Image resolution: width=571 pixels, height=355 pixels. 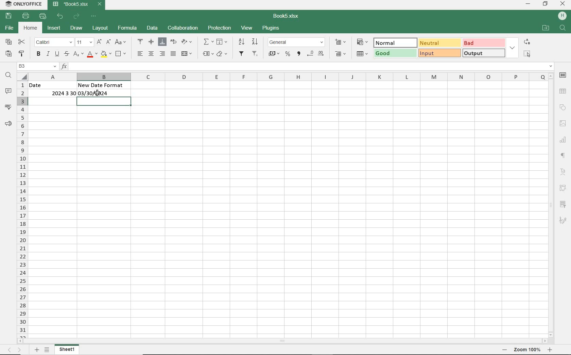 What do you see at coordinates (545, 4) in the screenshot?
I see `RESTORE DOWN` at bounding box center [545, 4].